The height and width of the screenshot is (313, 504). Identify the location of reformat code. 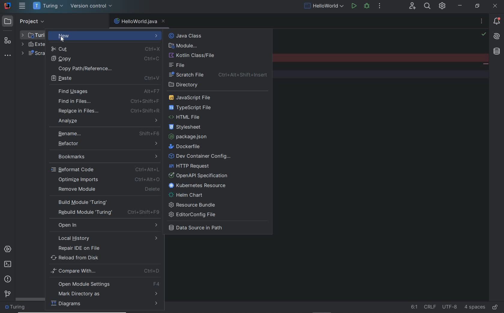
(106, 169).